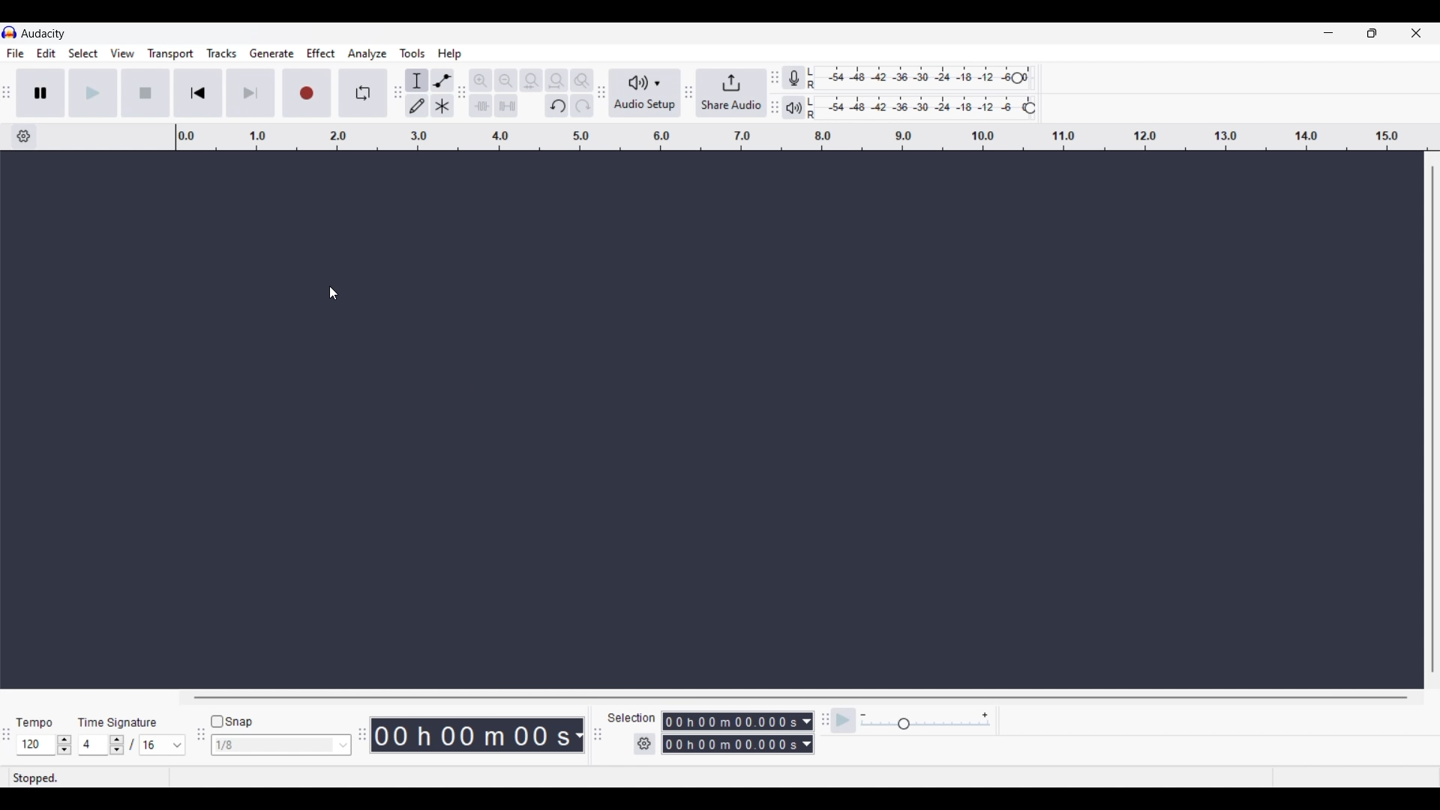 The width and height of the screenshot is (1440, 810). What do you see at coordinates (15, 53) in the screenshot?
I see `File menu` at bounding box center [15, 53].